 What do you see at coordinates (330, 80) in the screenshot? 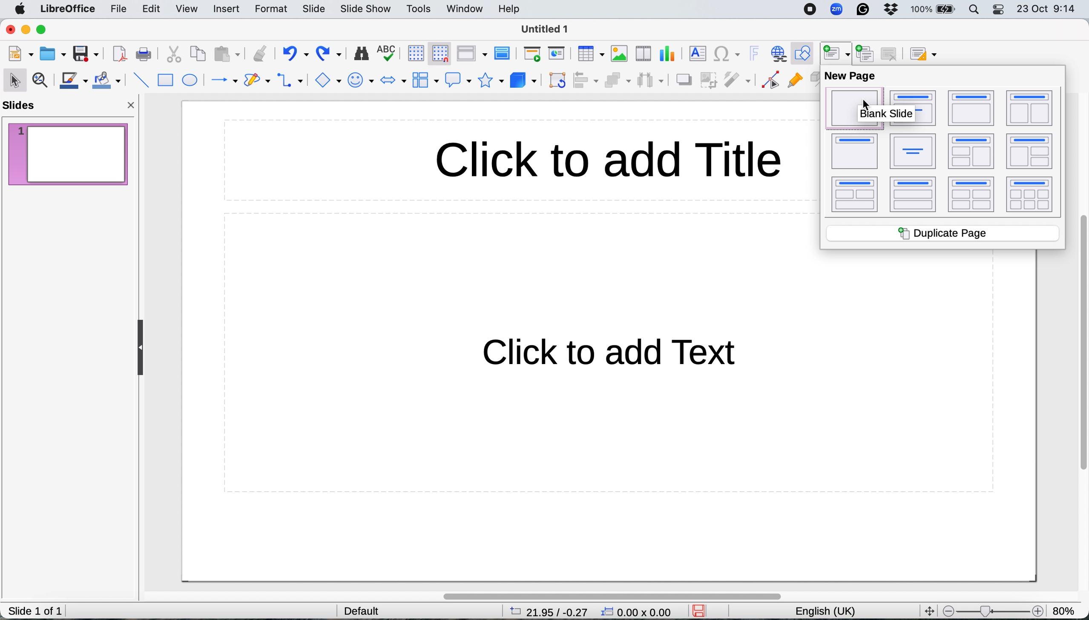
I see `basic shapes` at bounding box center [330, 80].